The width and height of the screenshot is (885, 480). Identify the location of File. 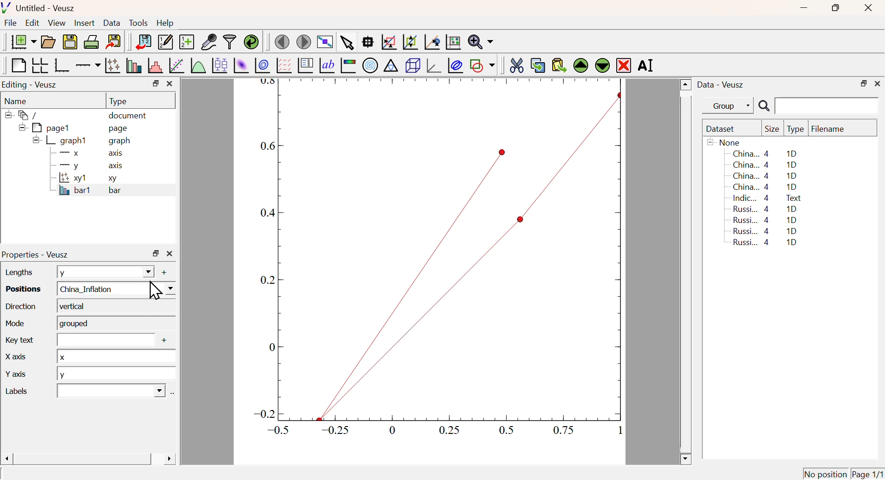
(11, 23).